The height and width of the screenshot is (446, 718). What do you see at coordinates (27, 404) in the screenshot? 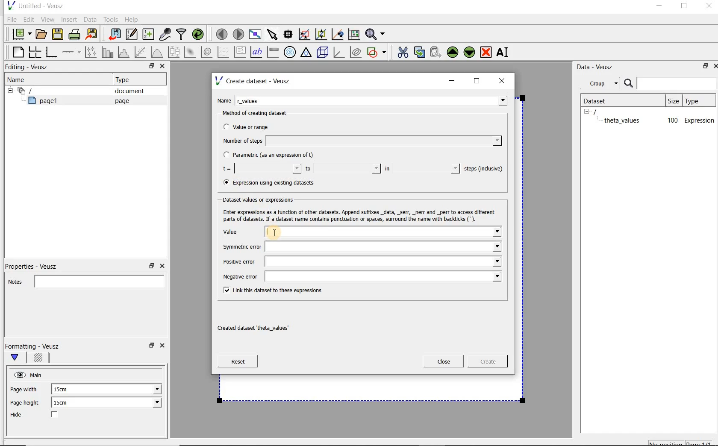
I see `Page height` at bounding box center [27, 404].